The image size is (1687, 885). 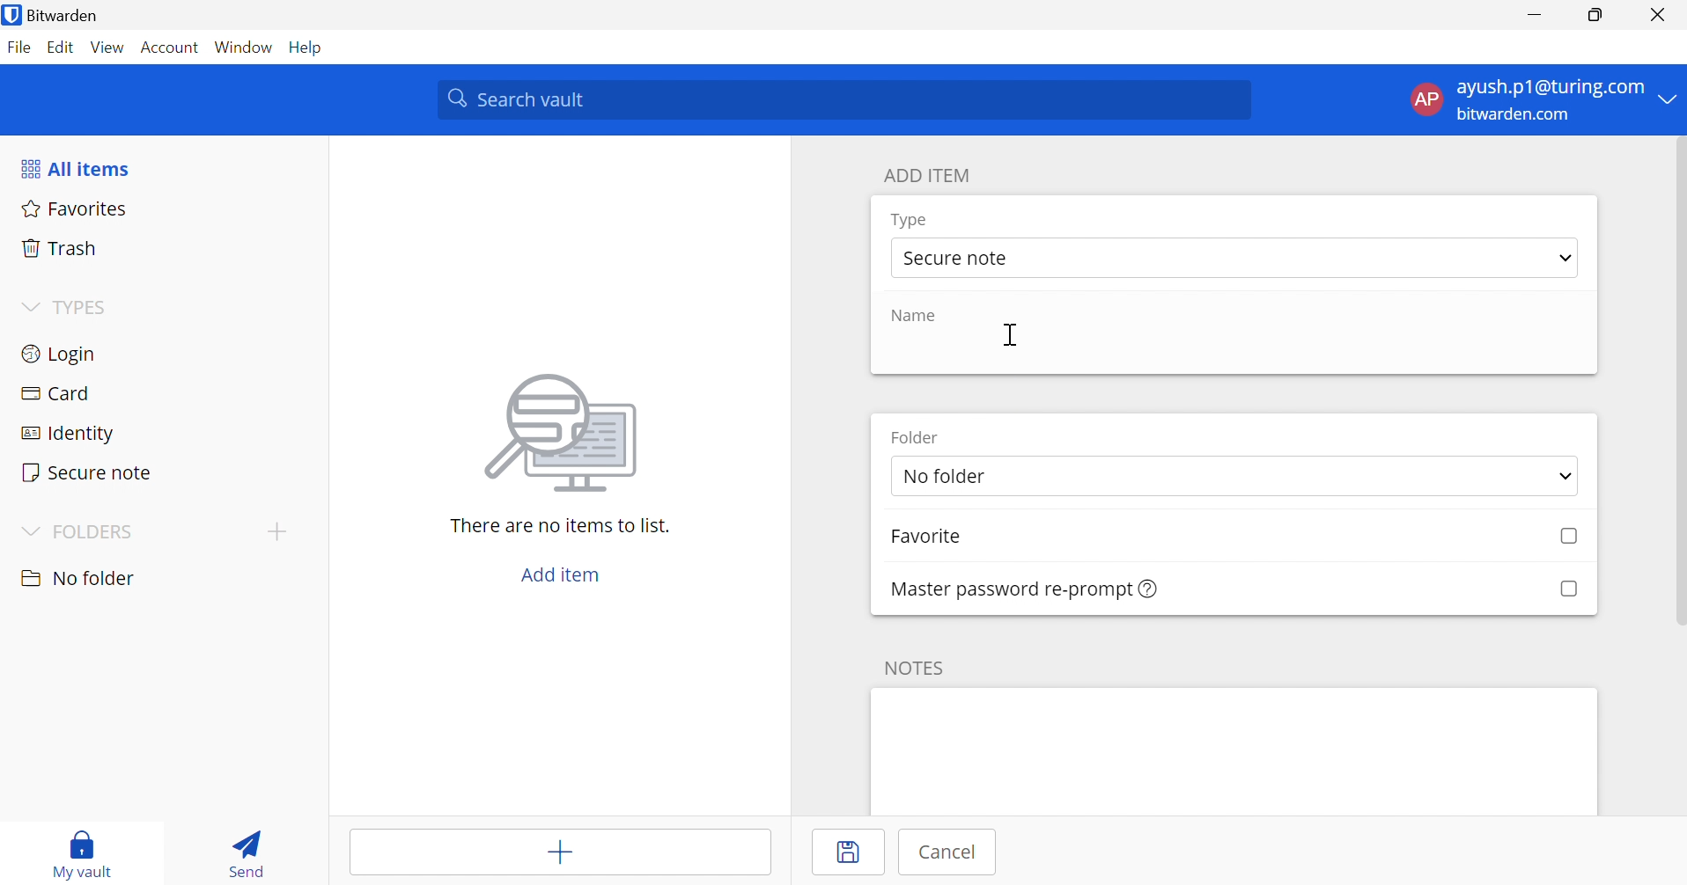 What do you see at coordinates (1550, 88) in the screenshot?
I see `ayush.p1@turing.com` at bounding box center [1550, 88].